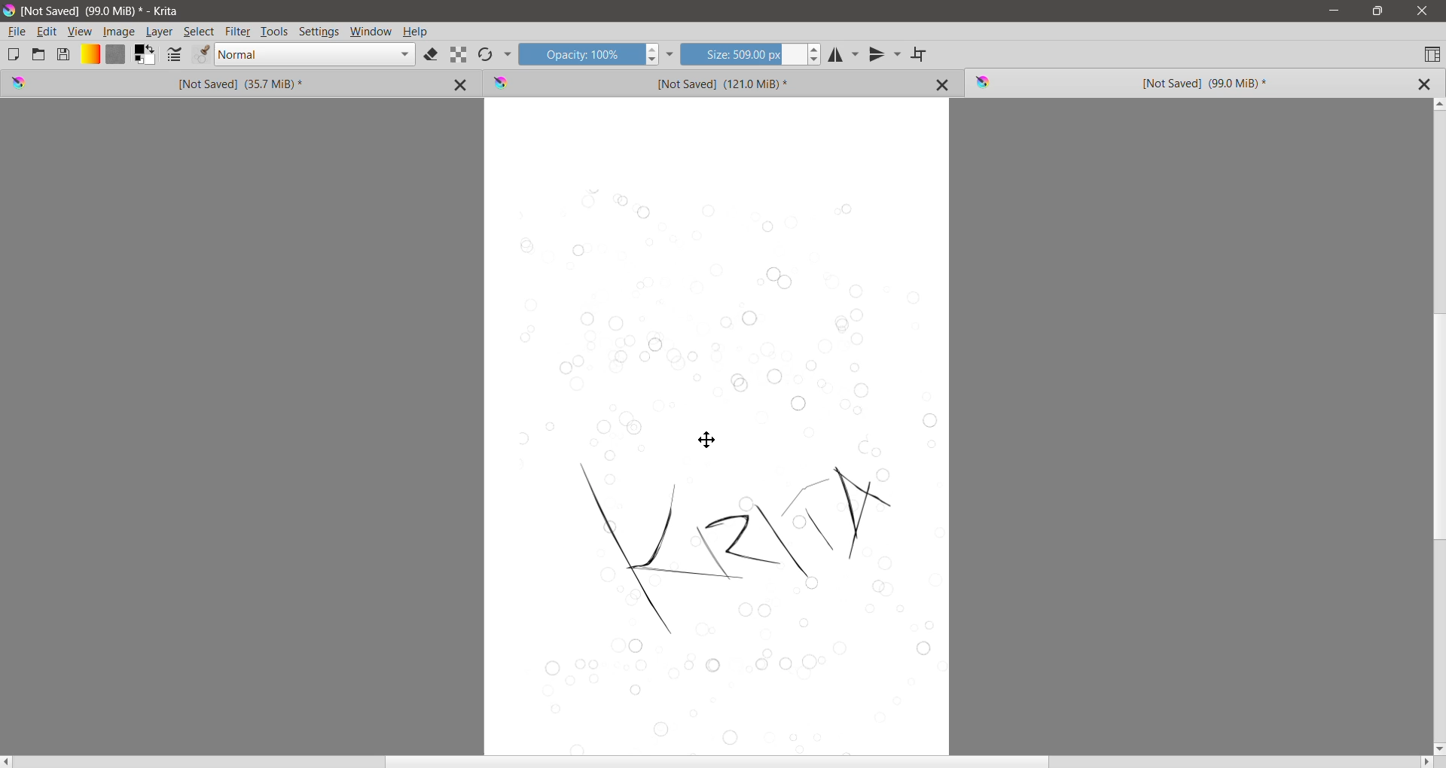 Image resolution: width=1446 pixels, height=768 pixels. What do you see at coordinates (64, 53) in the screenshot?
I see `Save` at bounding box center [64, 53].